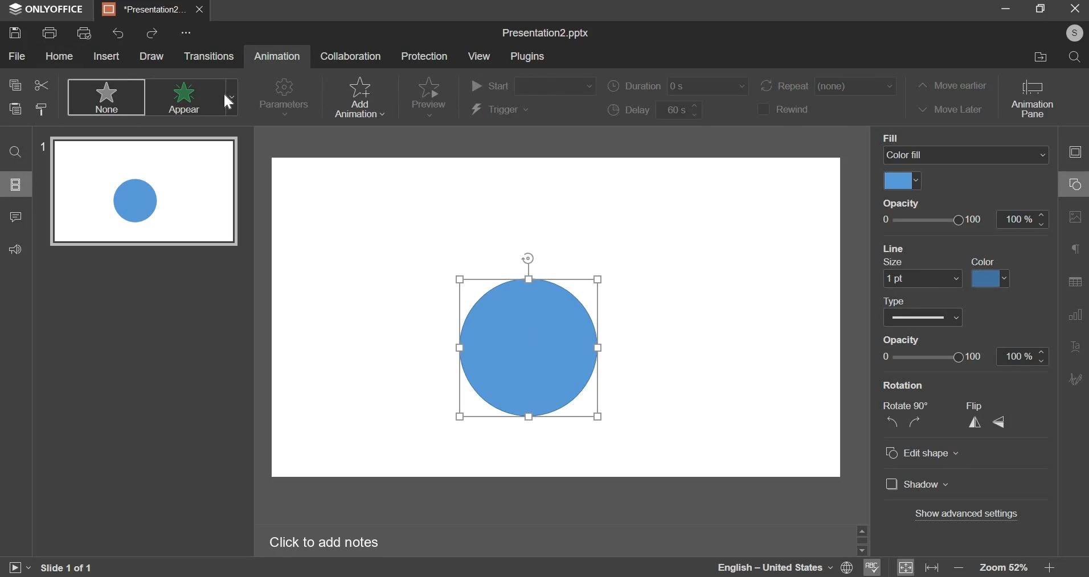  I want to click on edit shape, so click(921, 453).